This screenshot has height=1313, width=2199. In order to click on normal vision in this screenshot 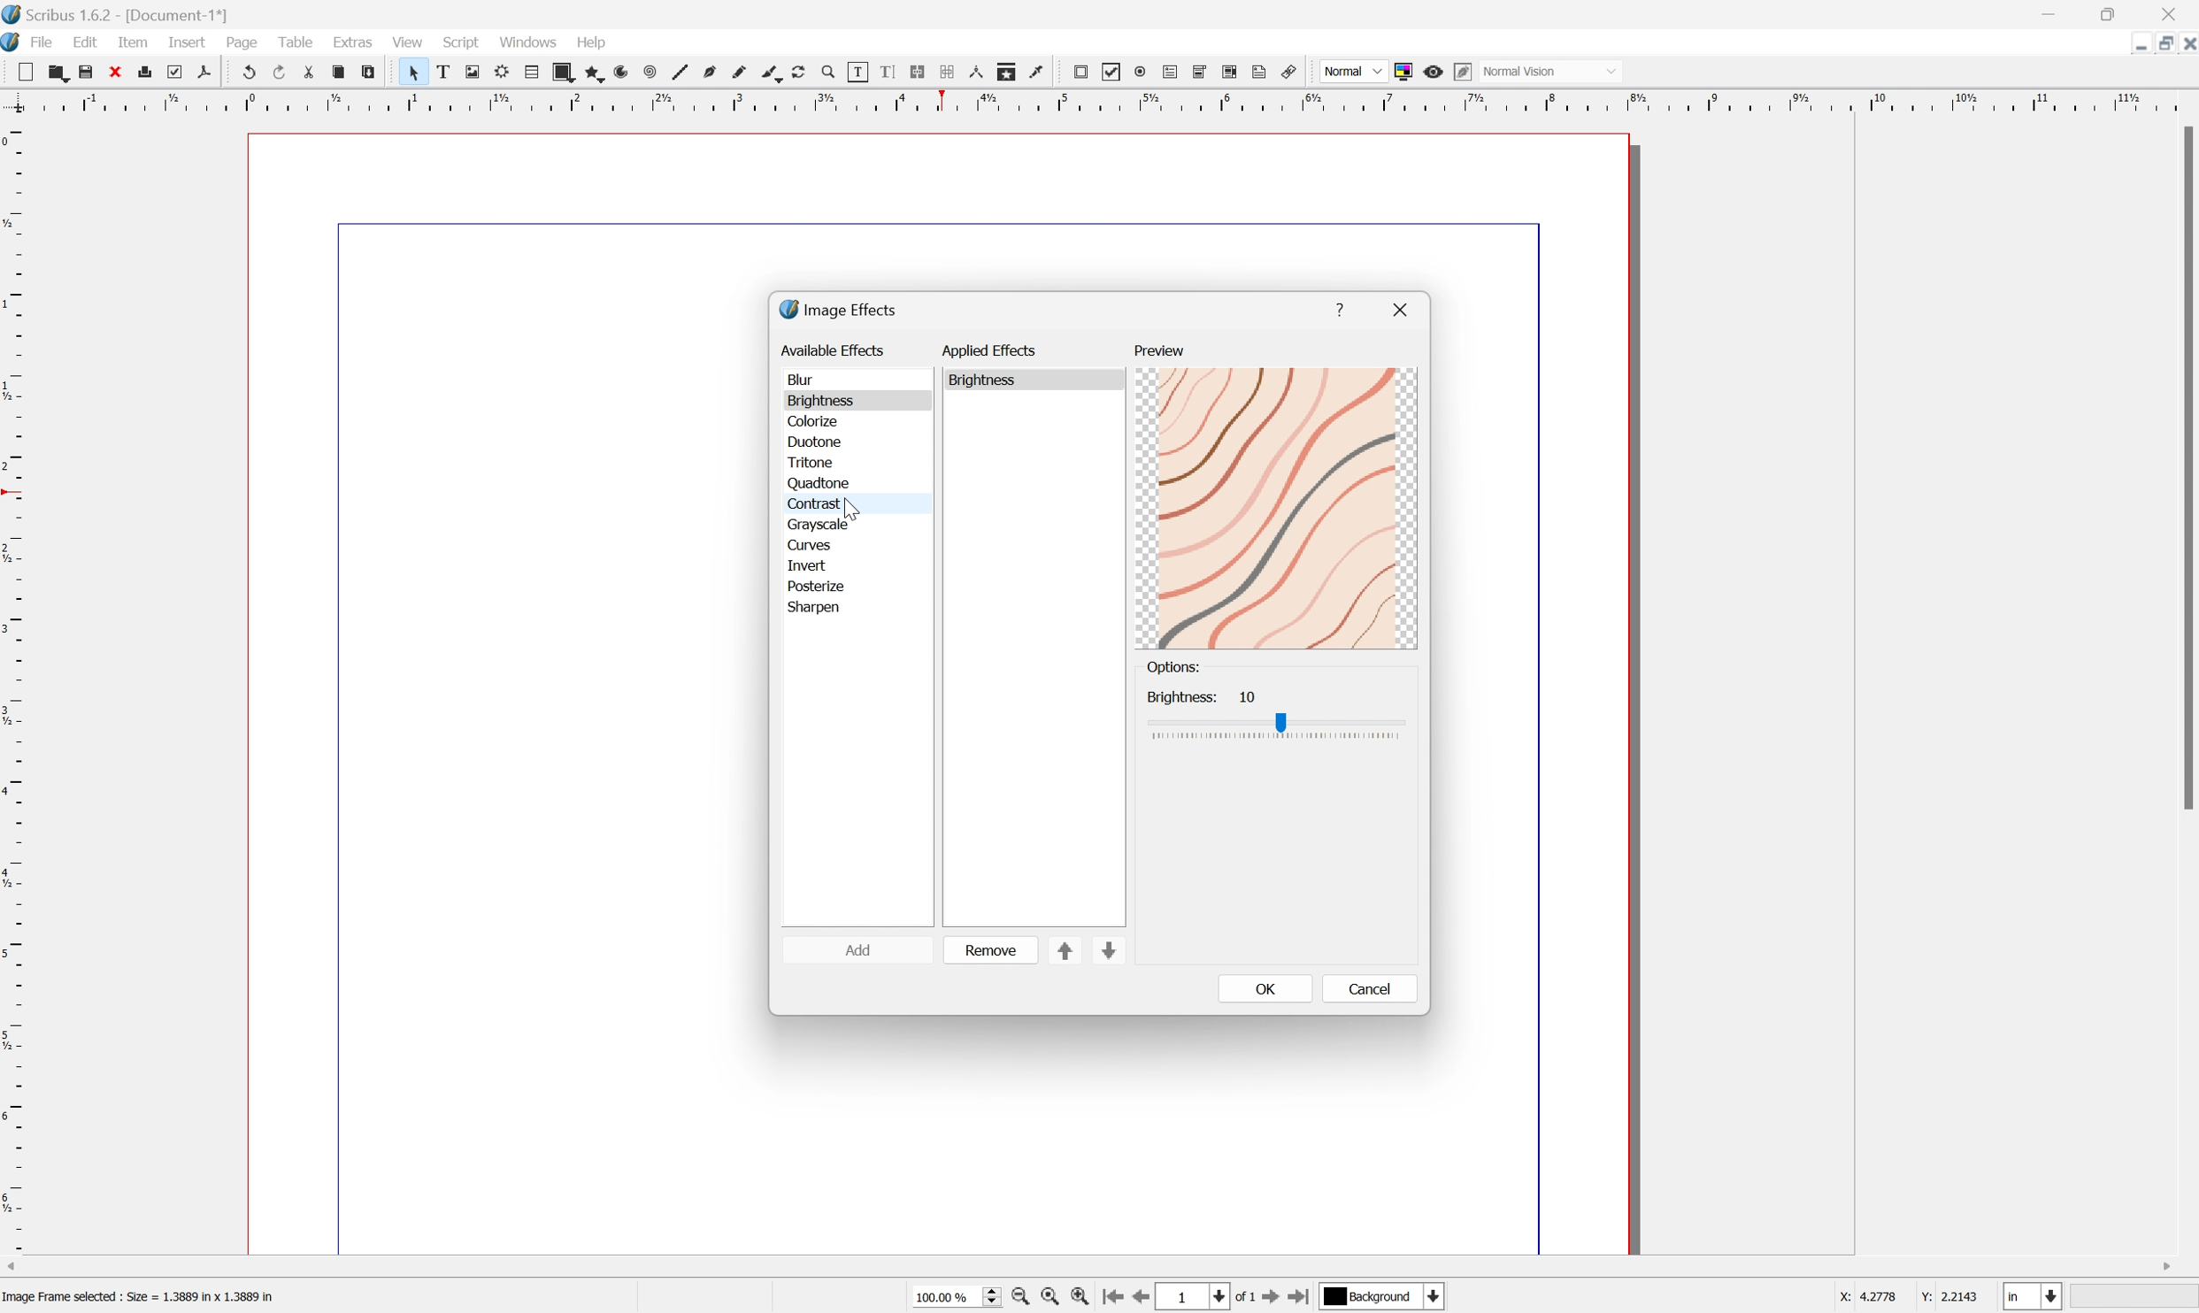, I will do `click(1520, 69)`.